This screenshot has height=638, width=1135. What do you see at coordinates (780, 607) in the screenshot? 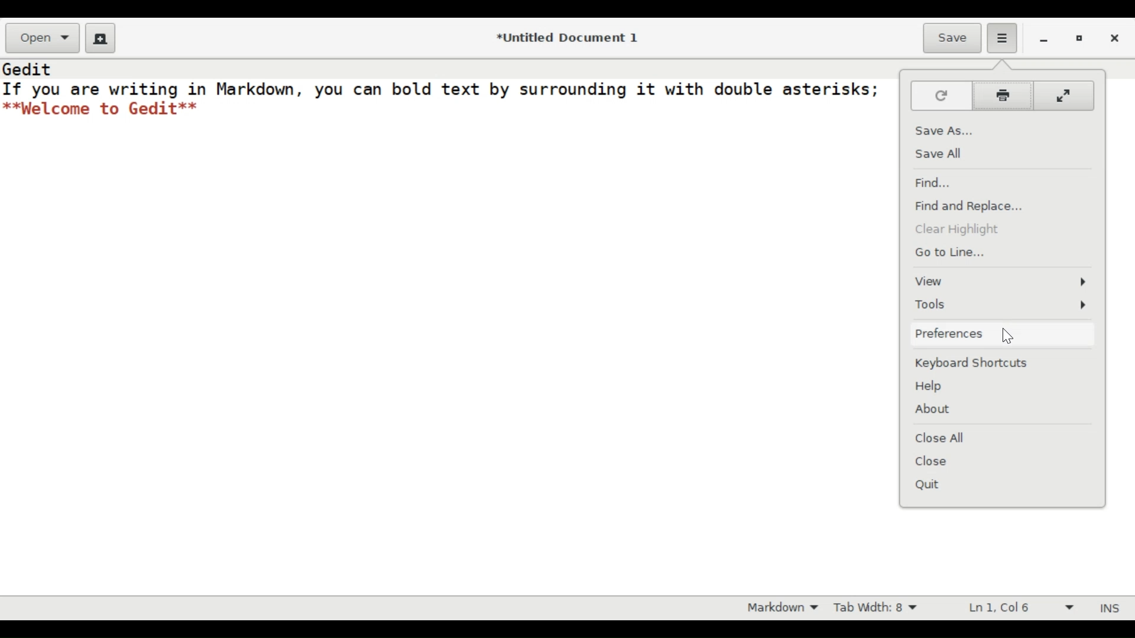
I see `Highlight mode otion` at bounding box center [780, 607].